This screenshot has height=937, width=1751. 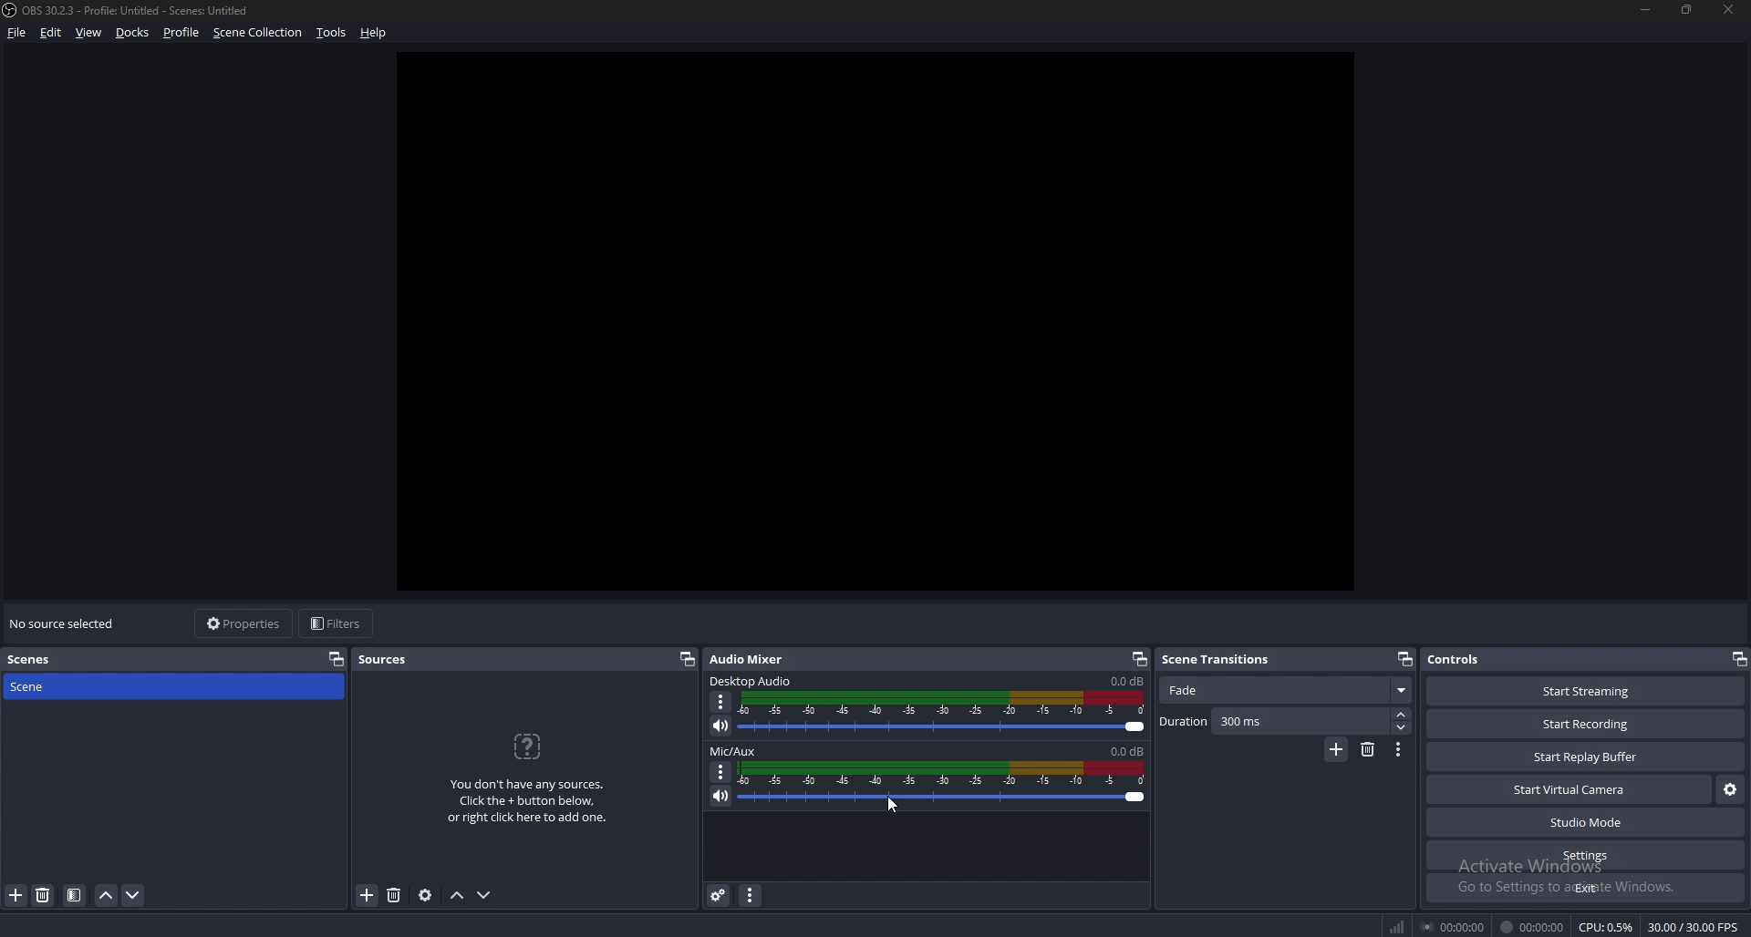 What do you see at coordinates (1607, 928) in the screenshot?
I see `CPU: 0.5%` at bounding box center [1607, 928].